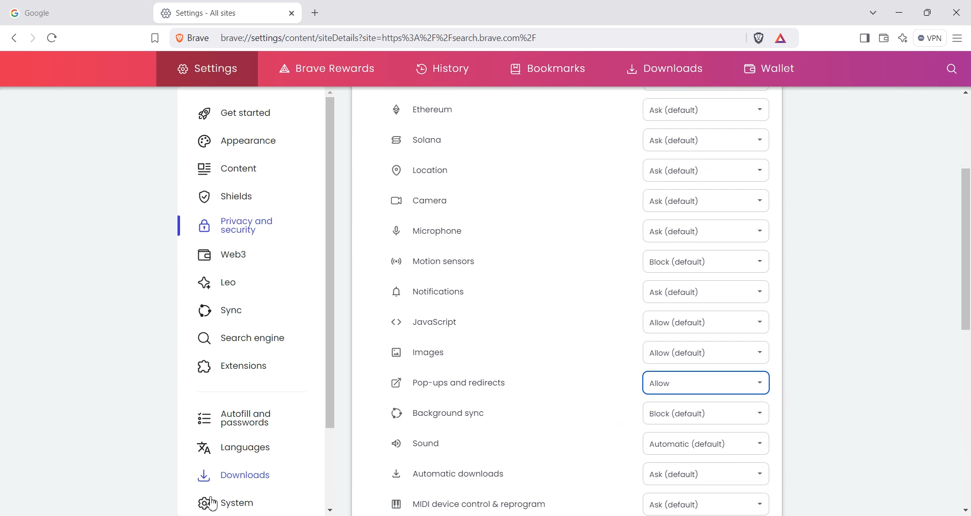 The height and width of the screenshot is (516, 971). What do you see at coordinates (250, 228) in the screenshot?
I see `Privacy and security` at bounding box center [250, 228].